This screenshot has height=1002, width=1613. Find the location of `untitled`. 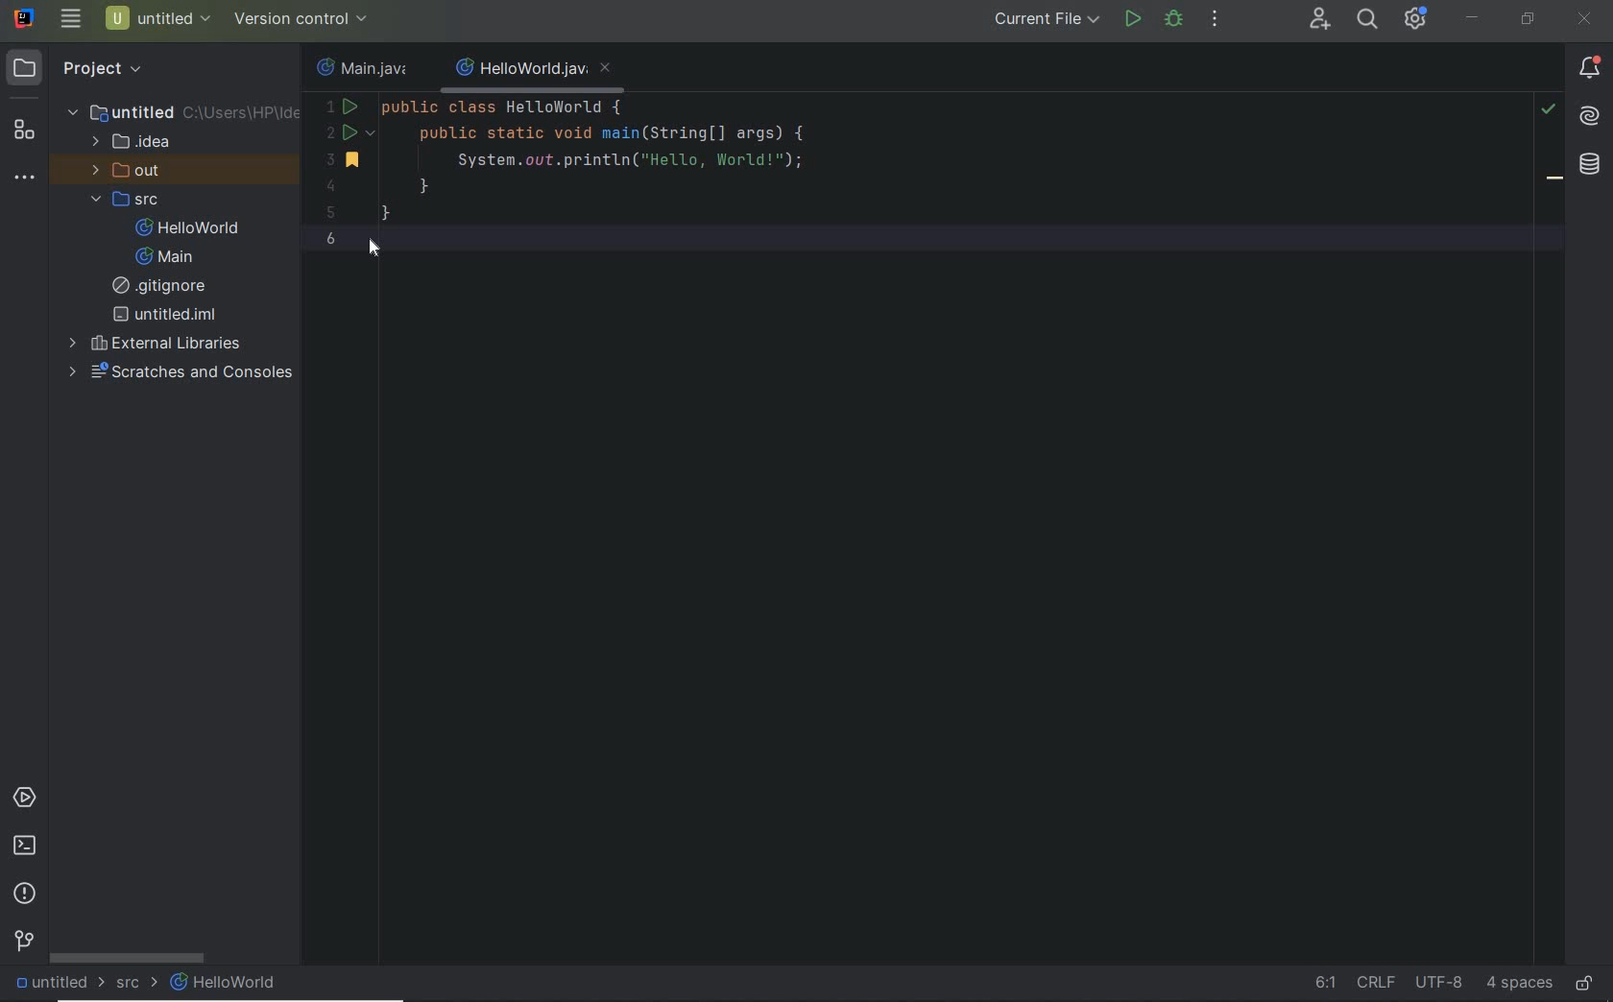

untitled is located at coordinates (165, 315).